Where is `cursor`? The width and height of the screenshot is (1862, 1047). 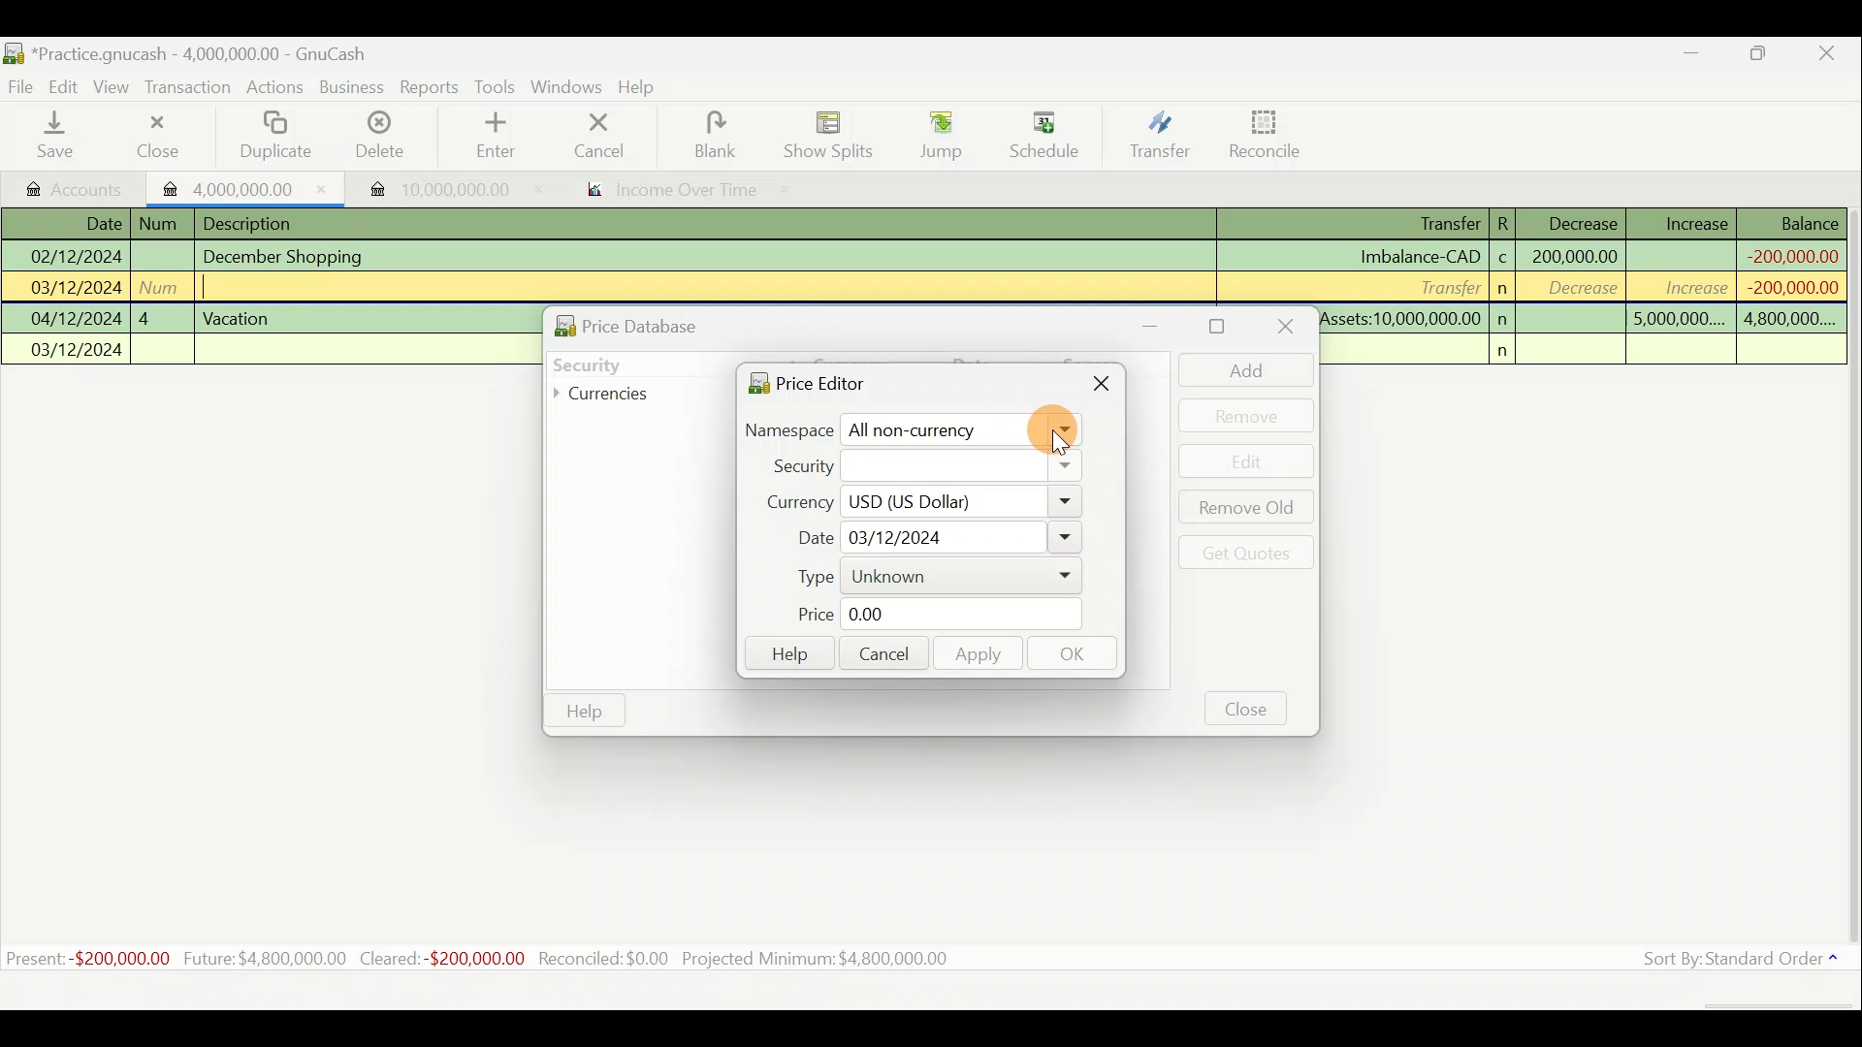
cursor is located at coordinates (1073, 443).